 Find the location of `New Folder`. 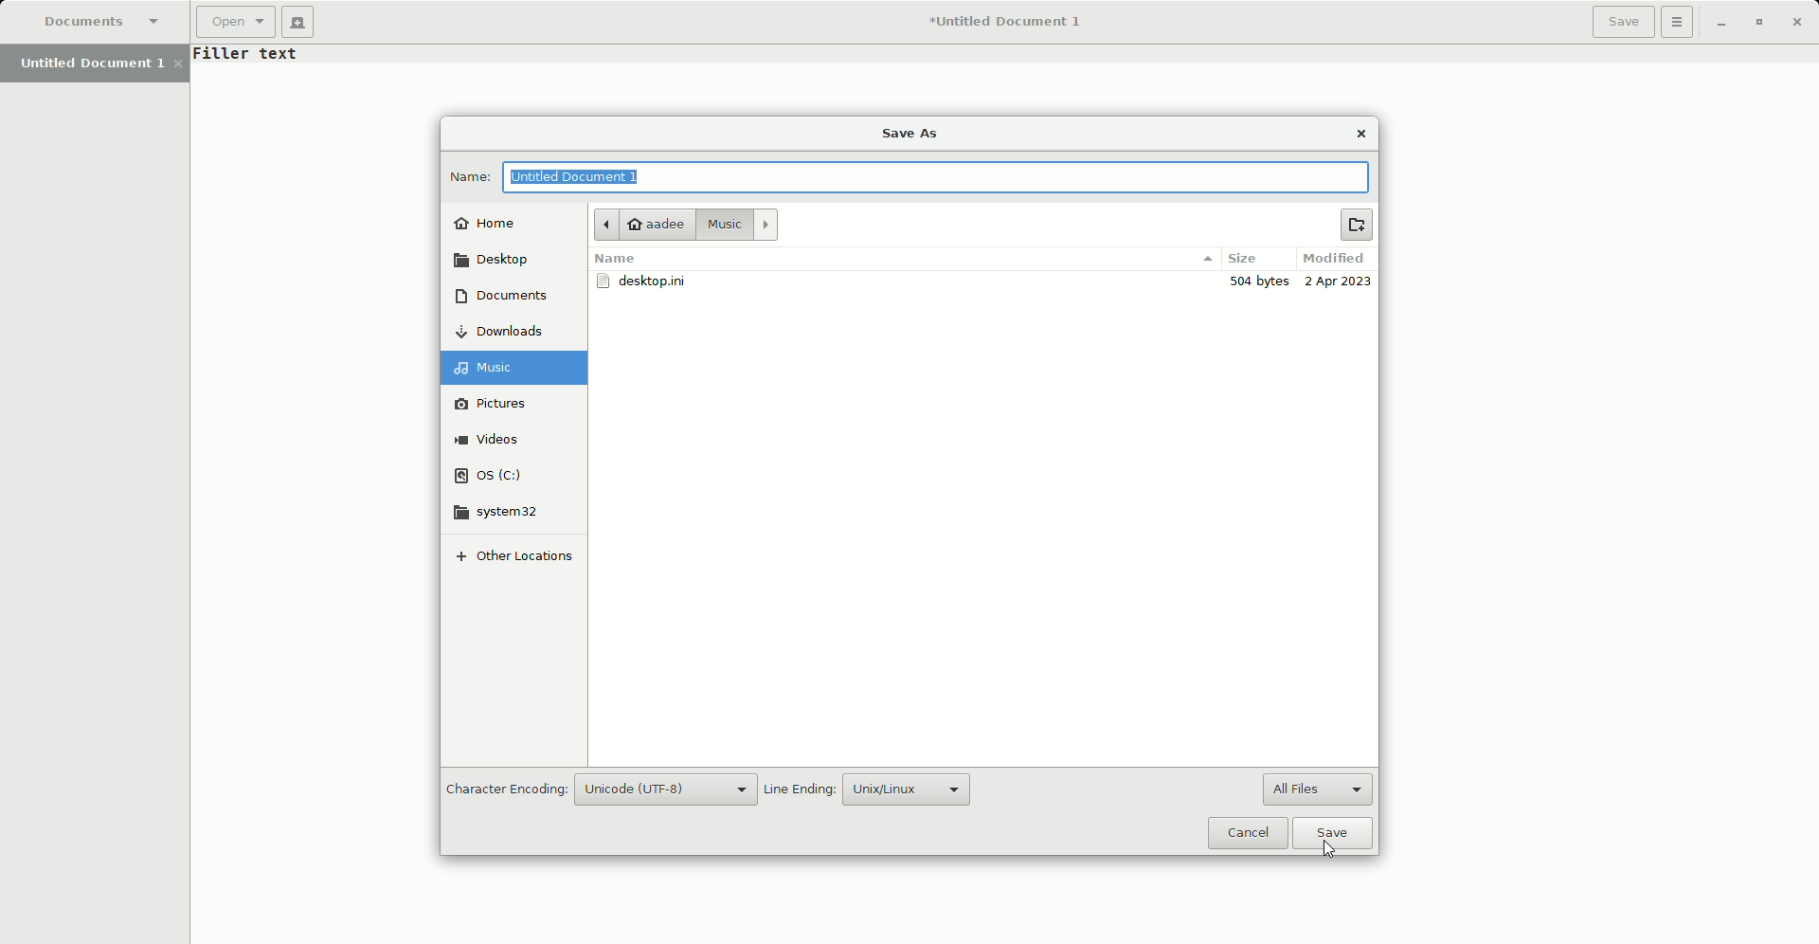

New Folder is located at coordinates (1358, 226).